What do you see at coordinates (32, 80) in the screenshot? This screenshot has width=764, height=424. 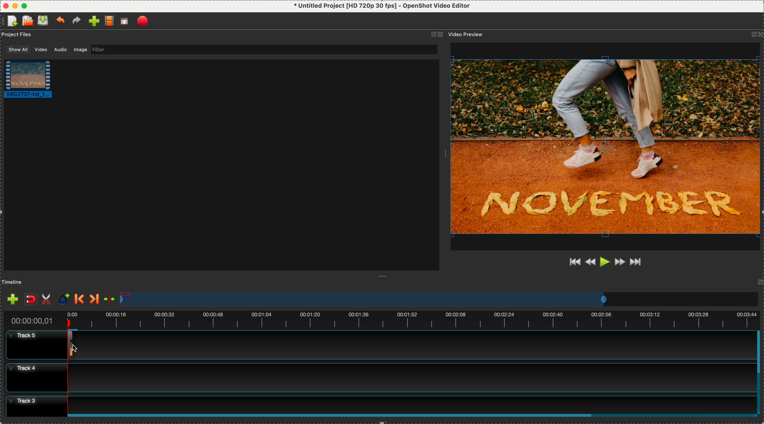 I see `video` at bounding box center [32, 80].